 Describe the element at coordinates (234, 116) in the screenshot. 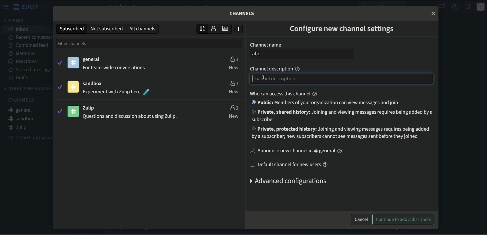

I see `new` at that location.